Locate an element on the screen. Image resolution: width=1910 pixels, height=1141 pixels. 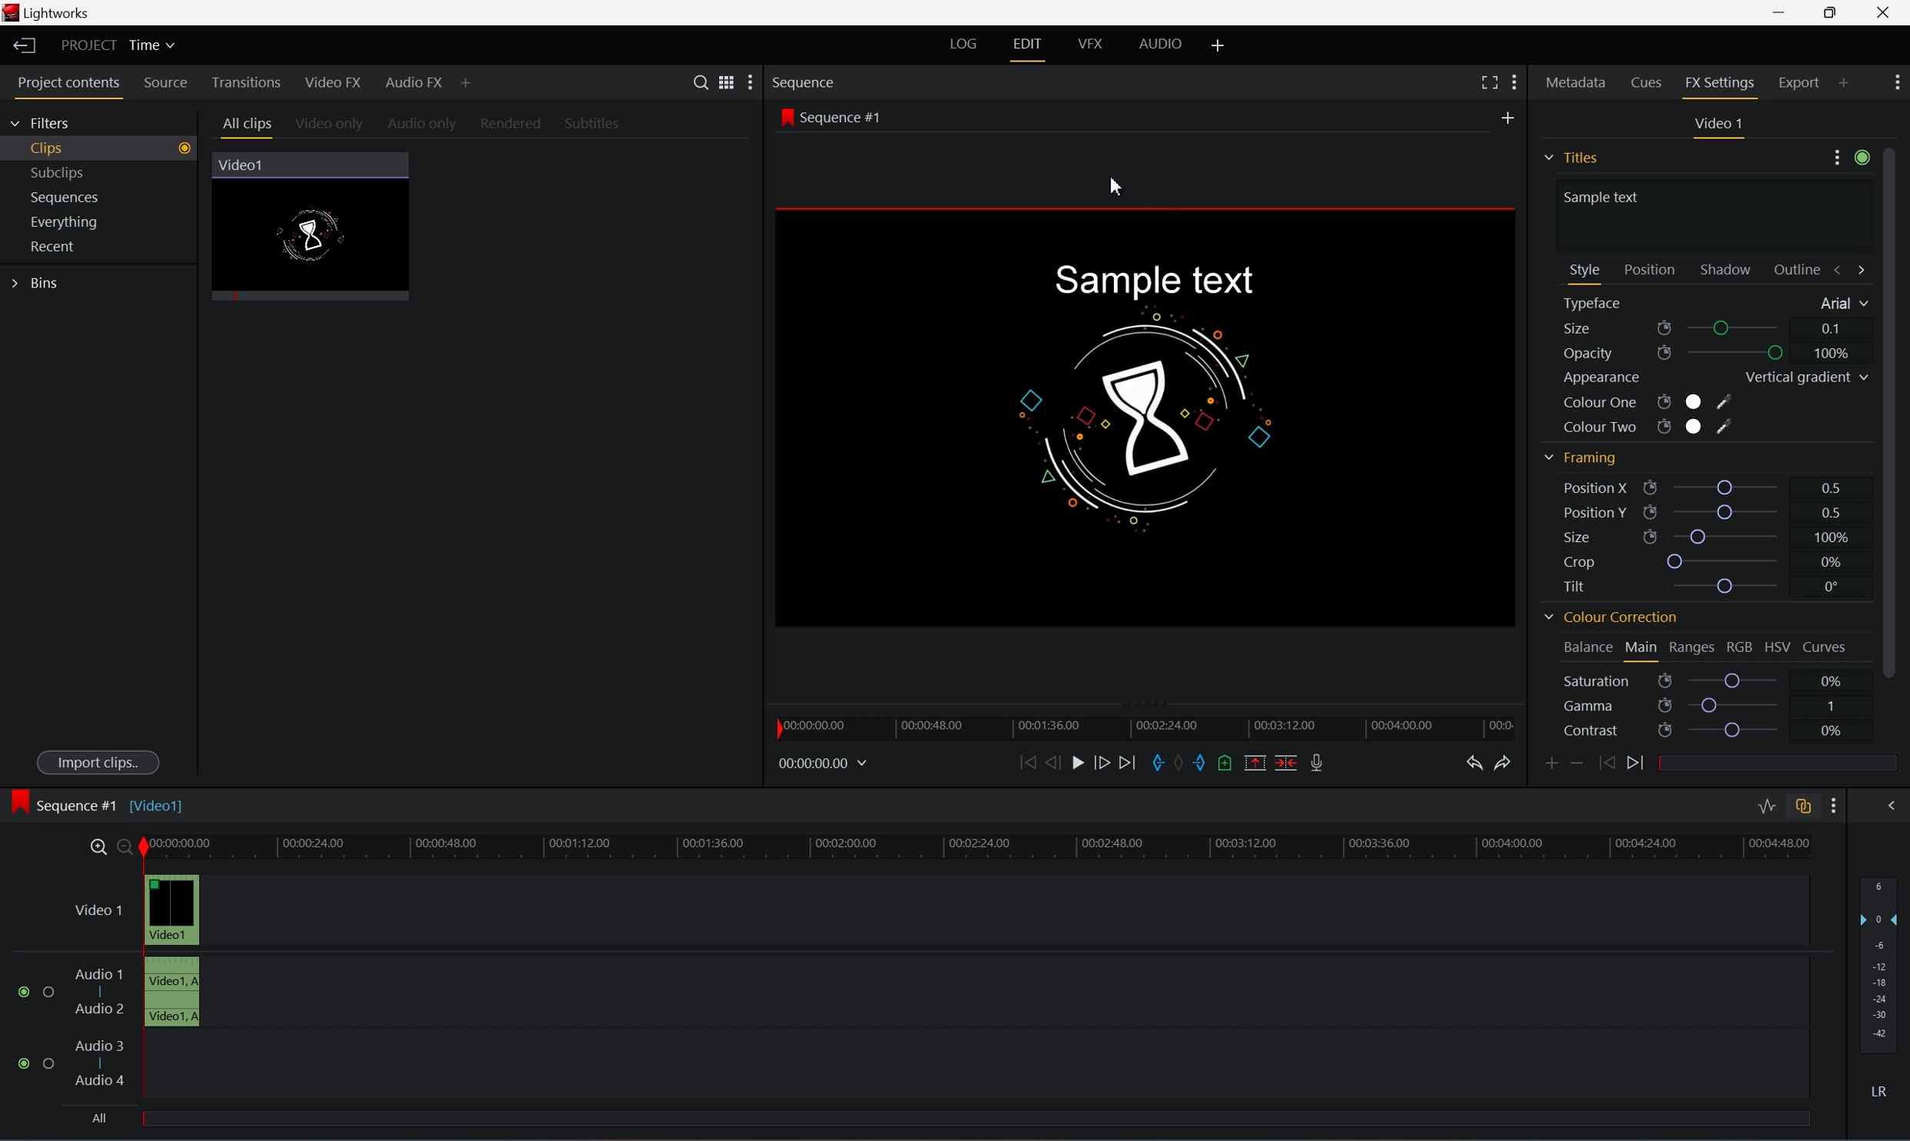
more is located at coordinates (1850, 161).